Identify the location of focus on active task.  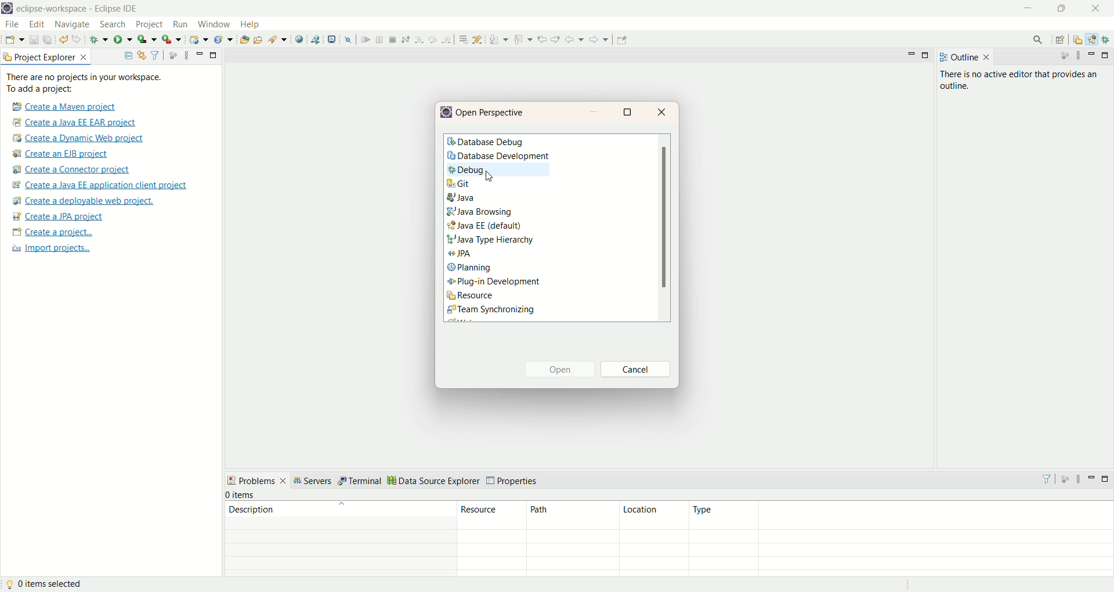
(1062, 56).